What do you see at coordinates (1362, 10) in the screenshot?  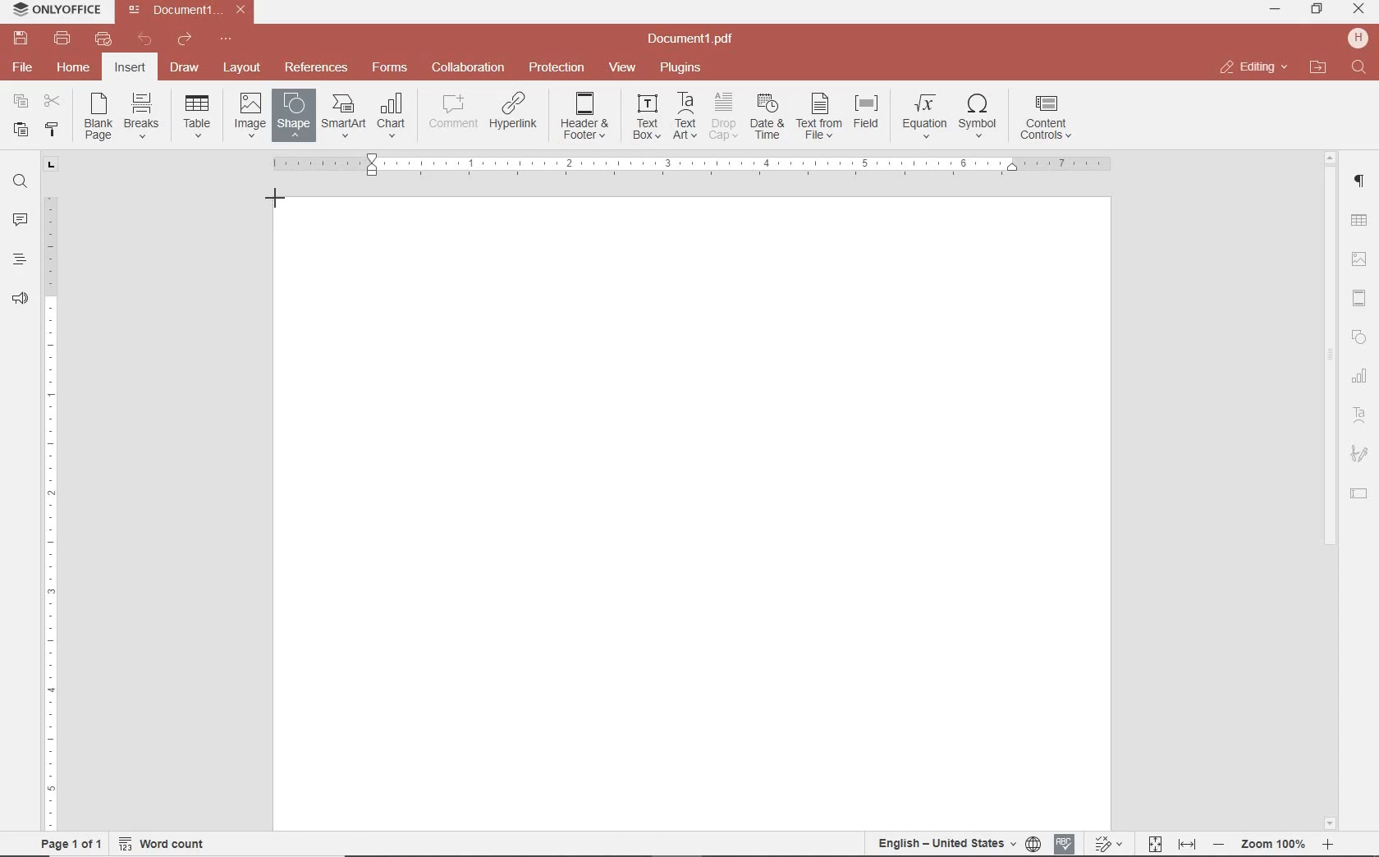 I see `minimize ,restore ,close` at bounding box center [1362, 10].